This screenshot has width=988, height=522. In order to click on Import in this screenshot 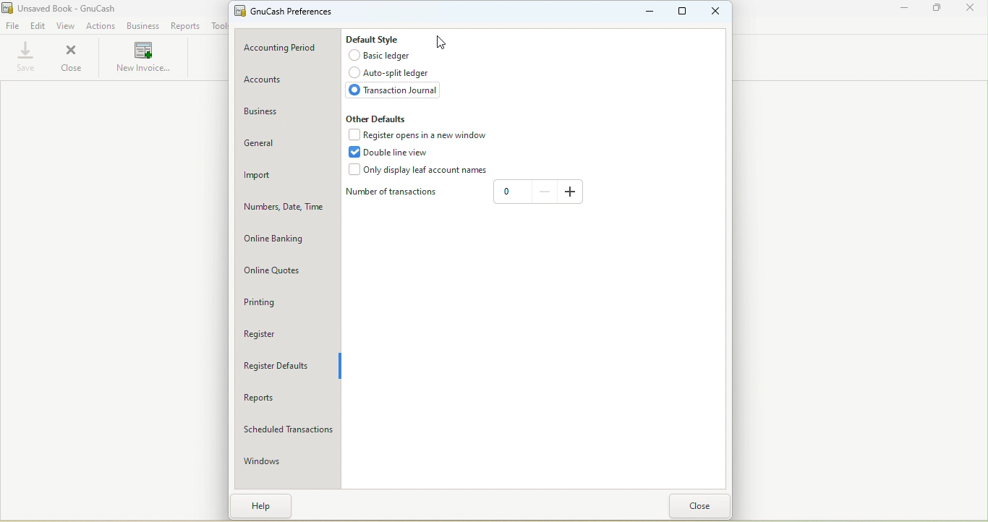, I will do `click(284, 177)`.